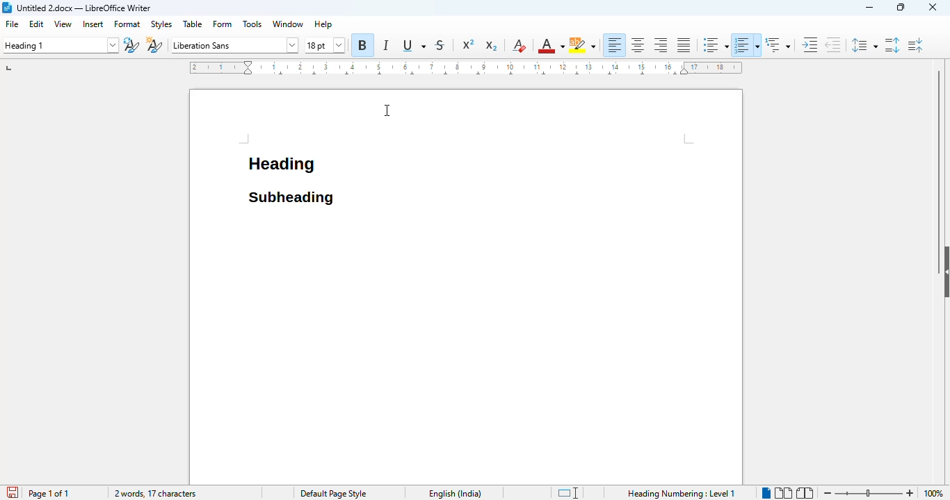 This screenshot has width=950, height=500. What do you see at coordinates (362, 44) in the screenshot?
I see `Bold selected` at bounding box center [362, 44].